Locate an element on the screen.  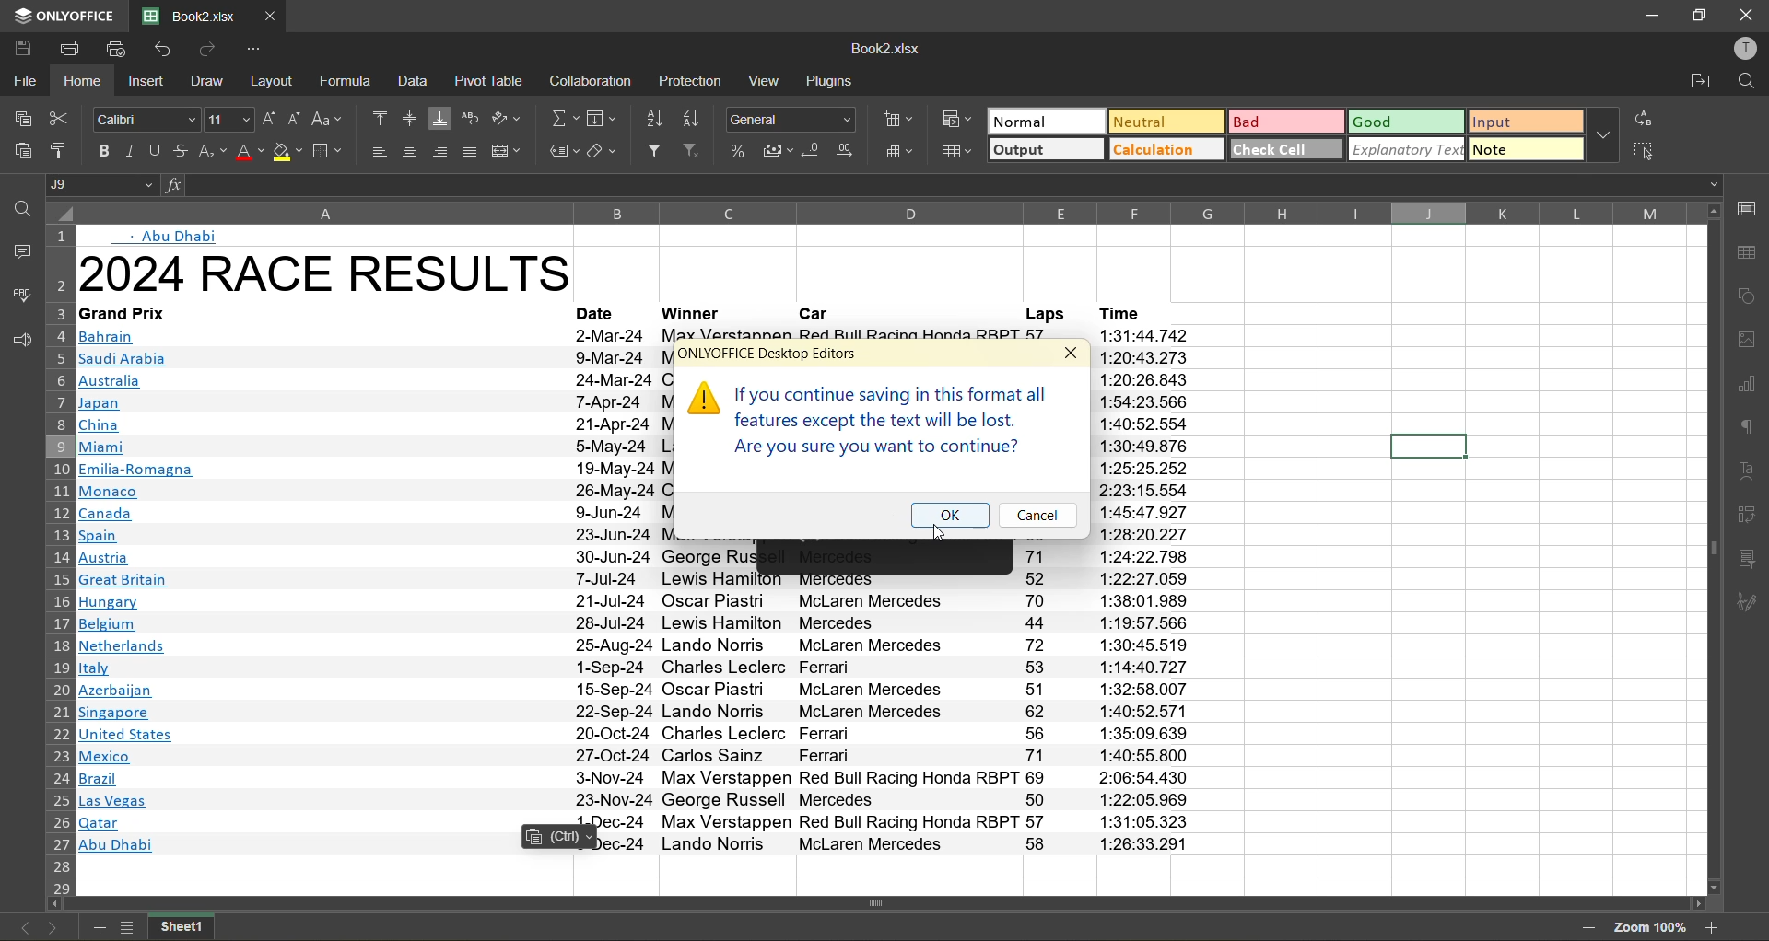
data is located at coordinates (415, 82).